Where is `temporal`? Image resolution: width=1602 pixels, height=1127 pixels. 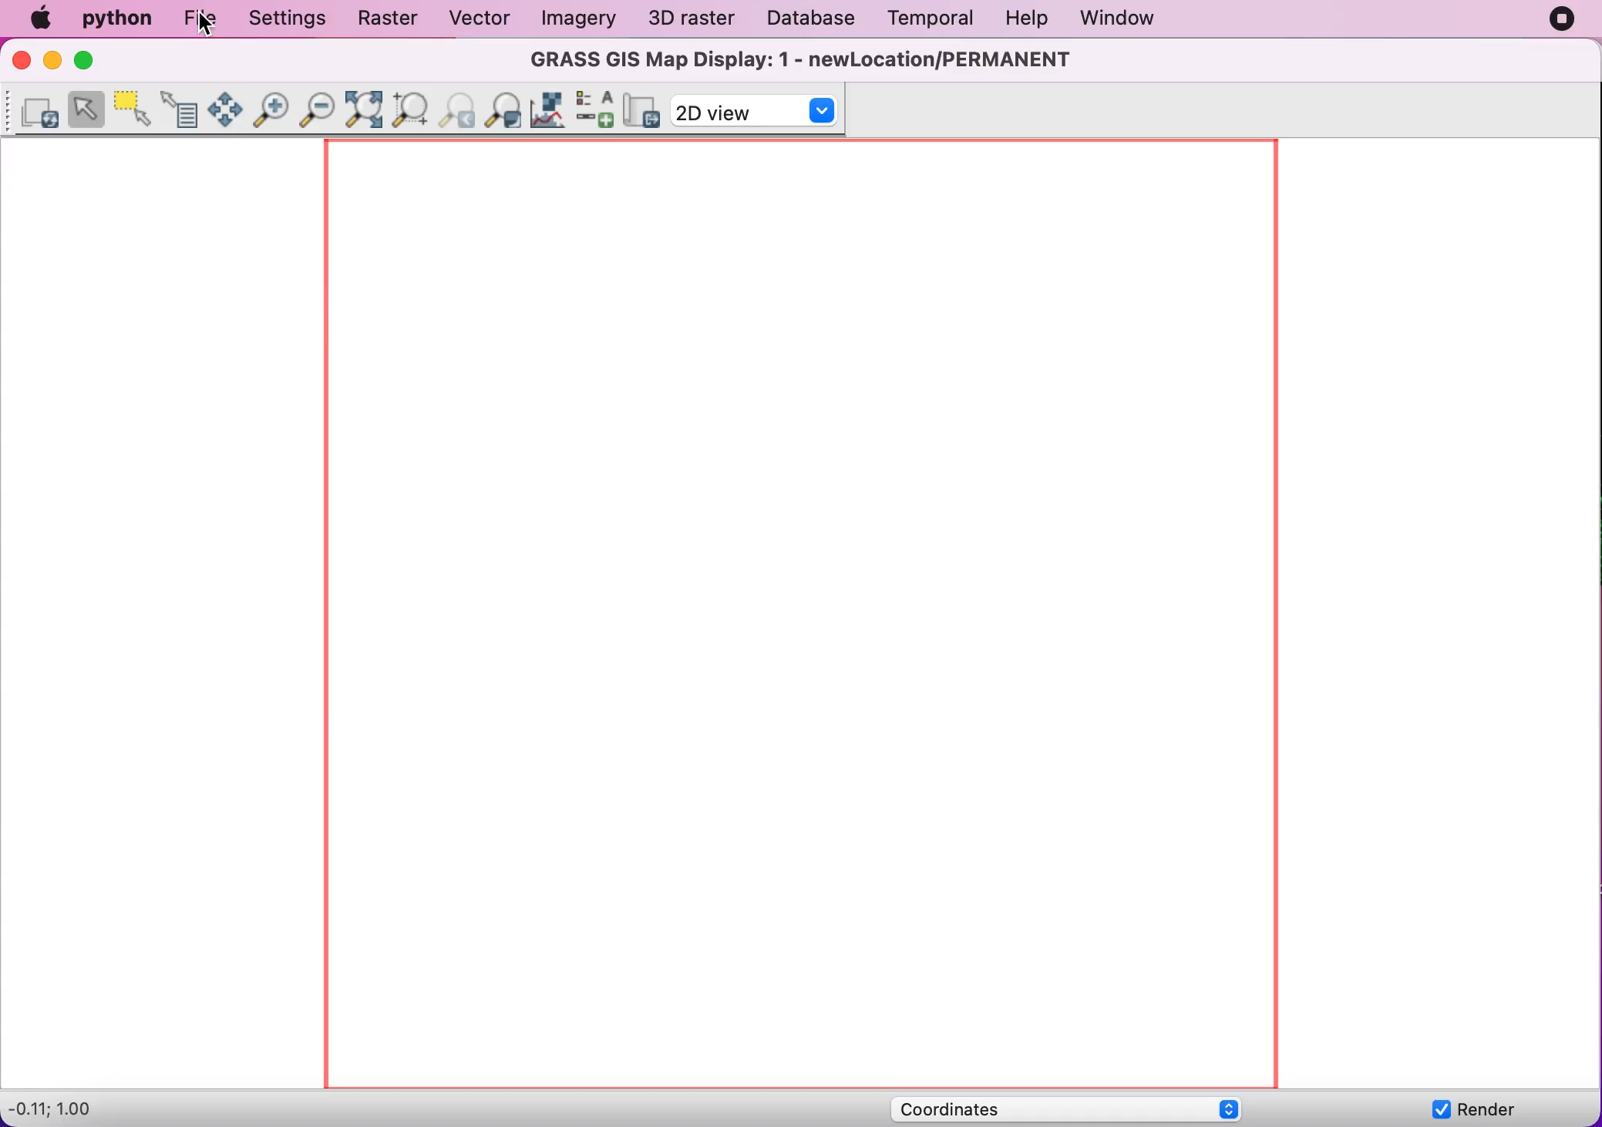 temporal is located at coordinates (939, 21).